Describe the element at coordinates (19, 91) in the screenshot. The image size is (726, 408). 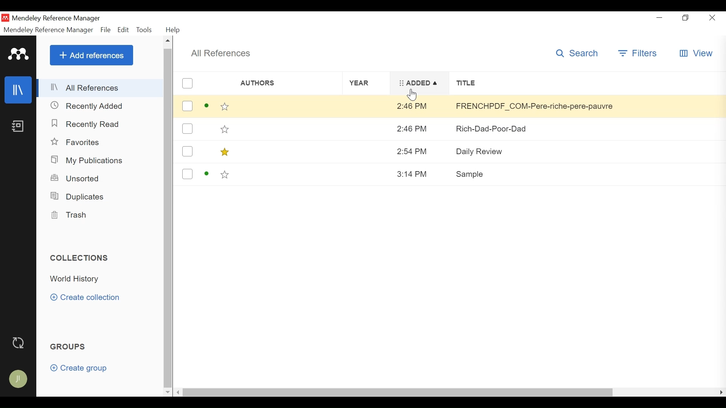
I see `Library` at that location.